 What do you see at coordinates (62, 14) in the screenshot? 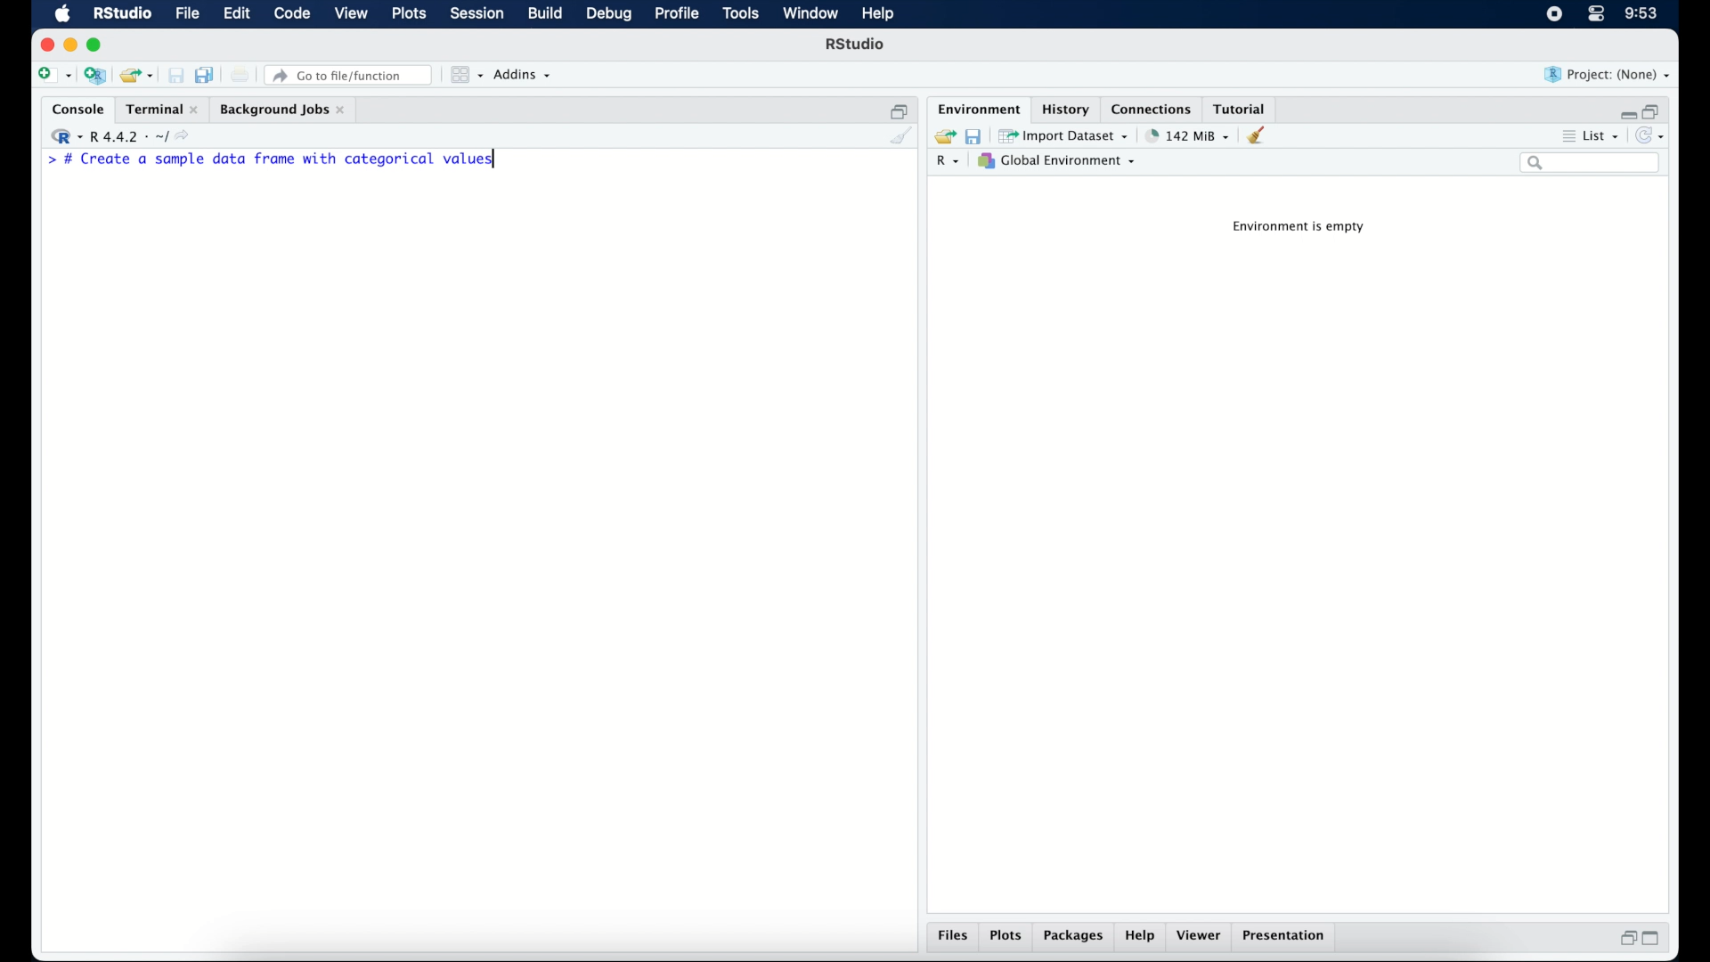
I see `macOS ` at bounding box center [62, 14].